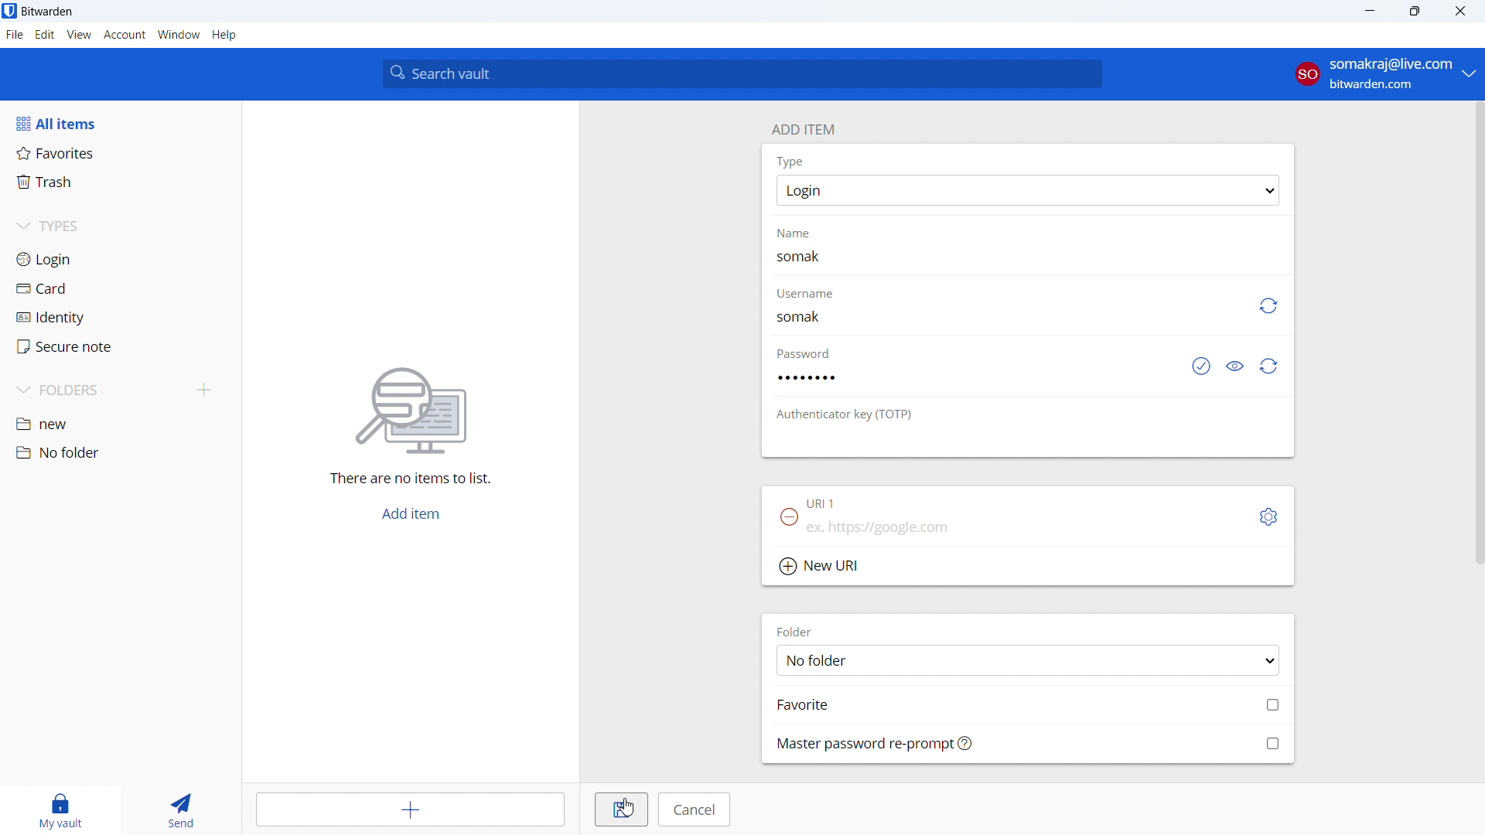  What do you see at coordinates (410, 411) in the screenshot?
I see `searching for file vector icon` at bounding box center [410, 411].